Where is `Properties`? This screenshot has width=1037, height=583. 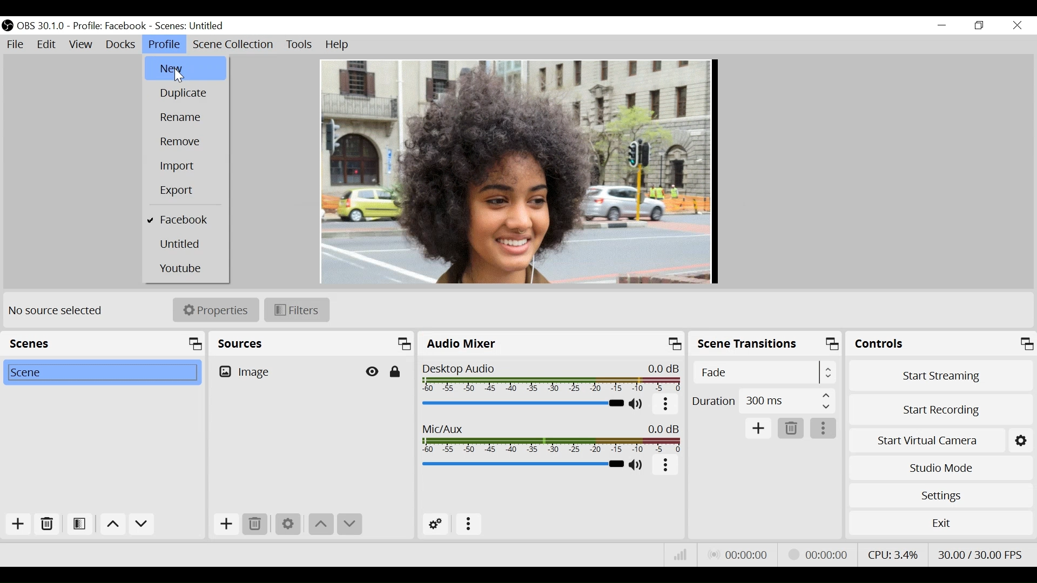
Properties is located at coordinates (216, 310).